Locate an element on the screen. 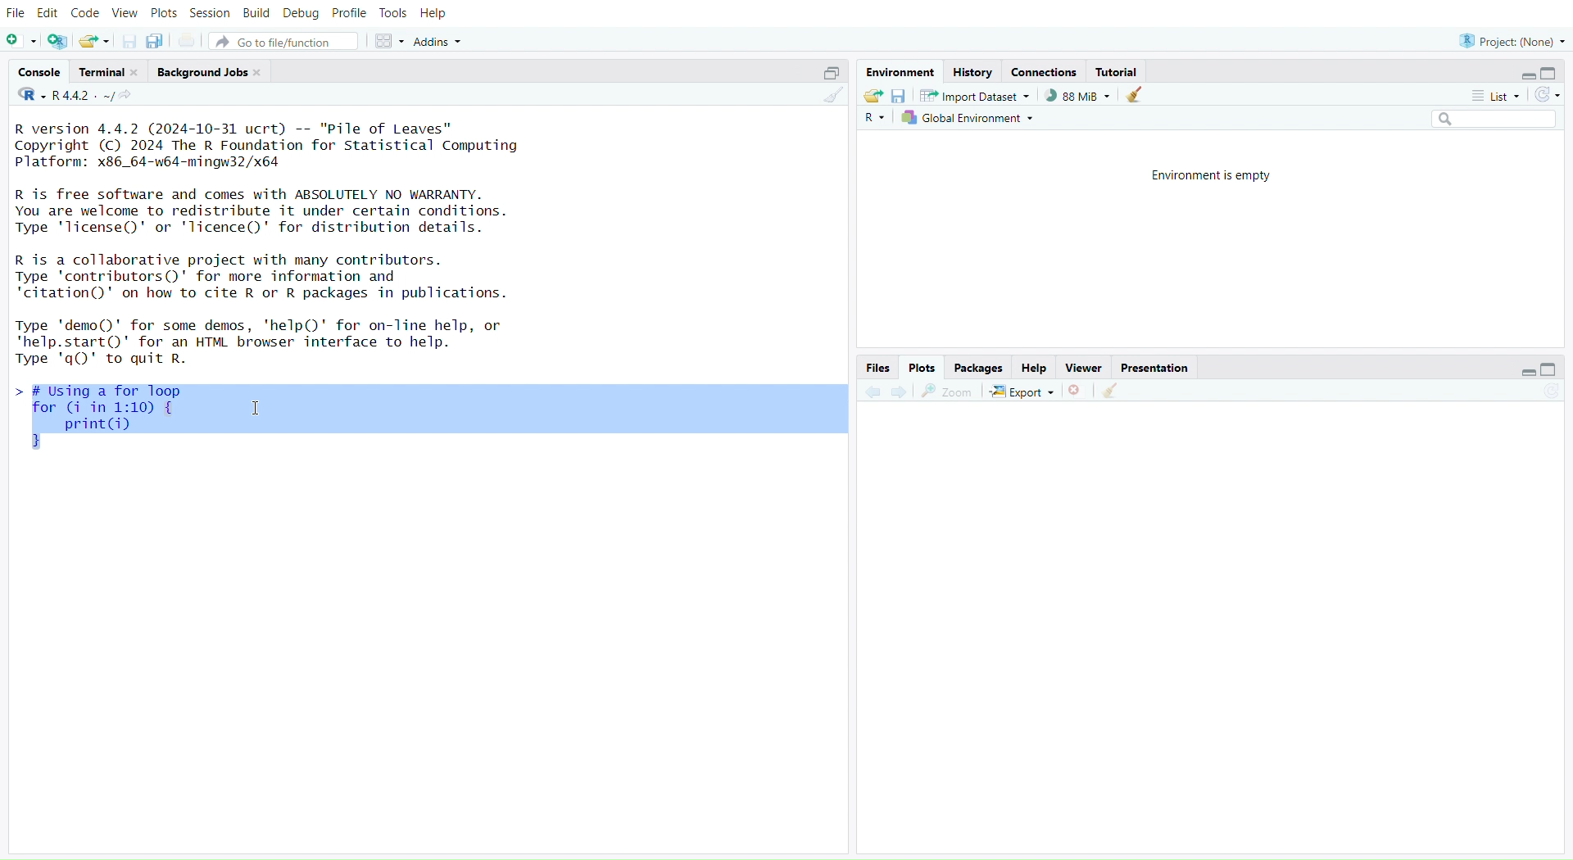 Image resolution: width=1573 pixels, height=860 pixels. code is located at coordinates (86, 16).